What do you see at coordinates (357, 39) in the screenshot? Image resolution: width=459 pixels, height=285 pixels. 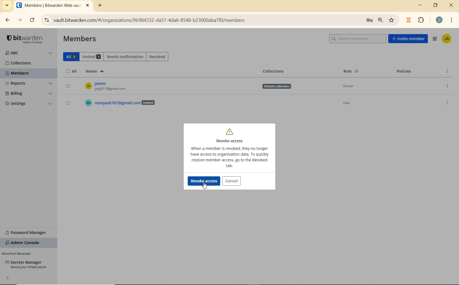 I see `SEARCH MEMBERS` at bounding box center [357, 39].